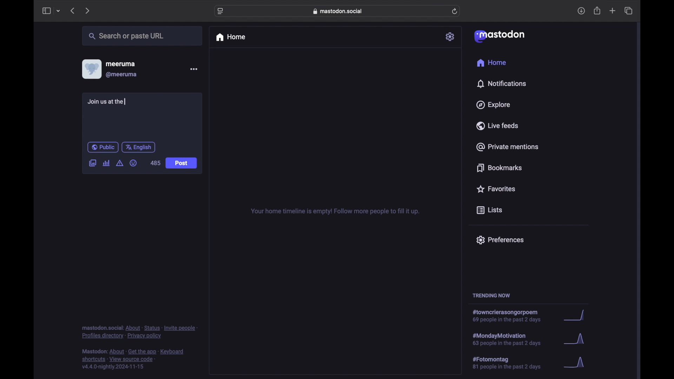 This screenshot has height=379, width=674. I want to click on hashtag trend, so click(510, 316).